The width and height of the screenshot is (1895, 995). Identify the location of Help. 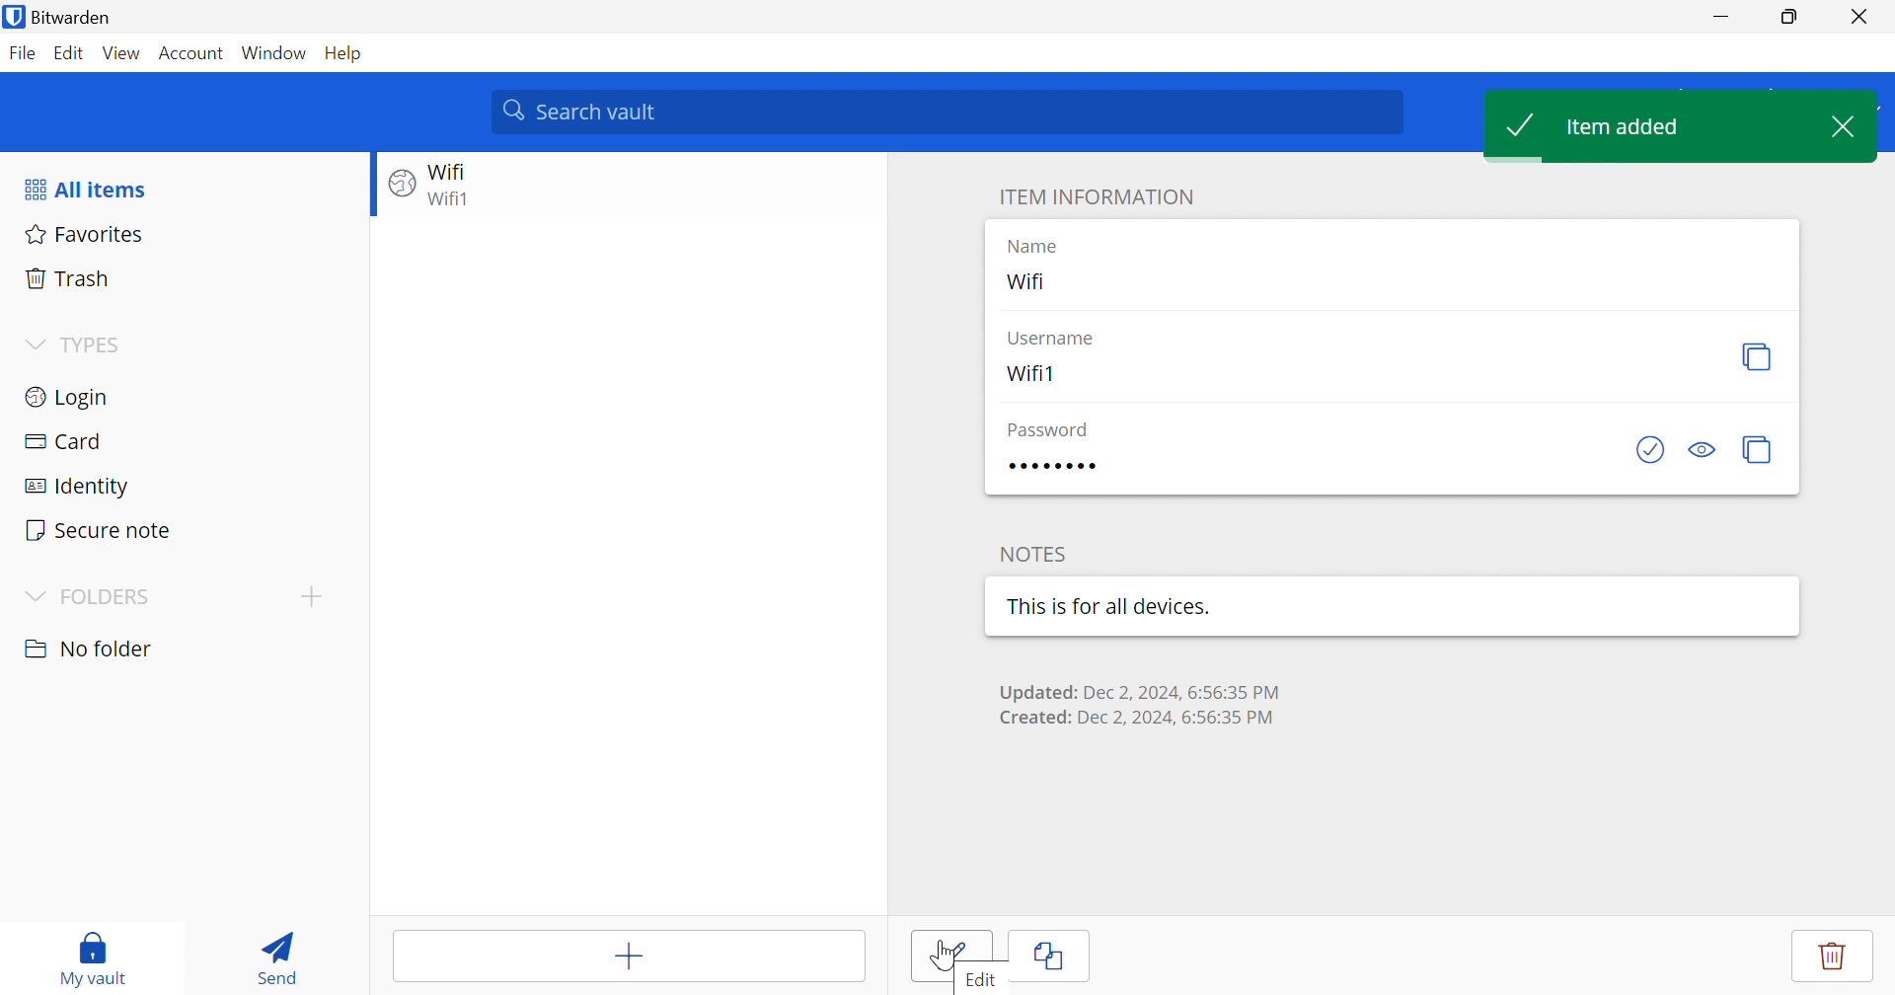
(348, 52).